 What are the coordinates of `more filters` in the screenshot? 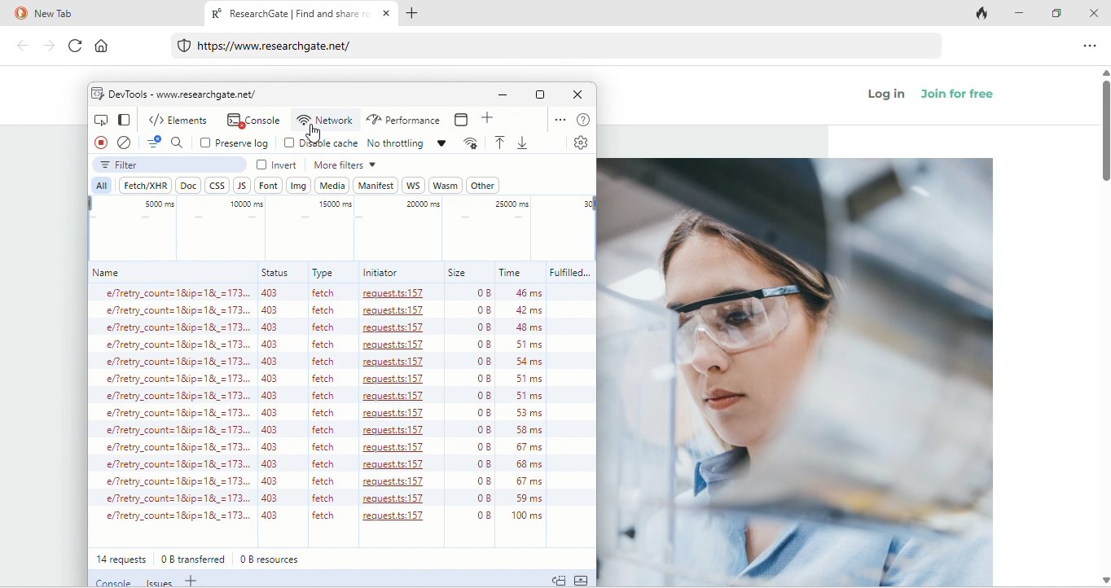 It's located at (344, 165).